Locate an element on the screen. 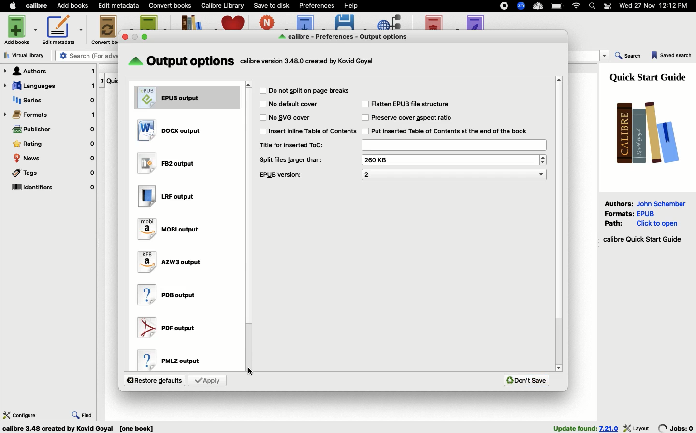  DOCX is located at coordinates (172, 130).